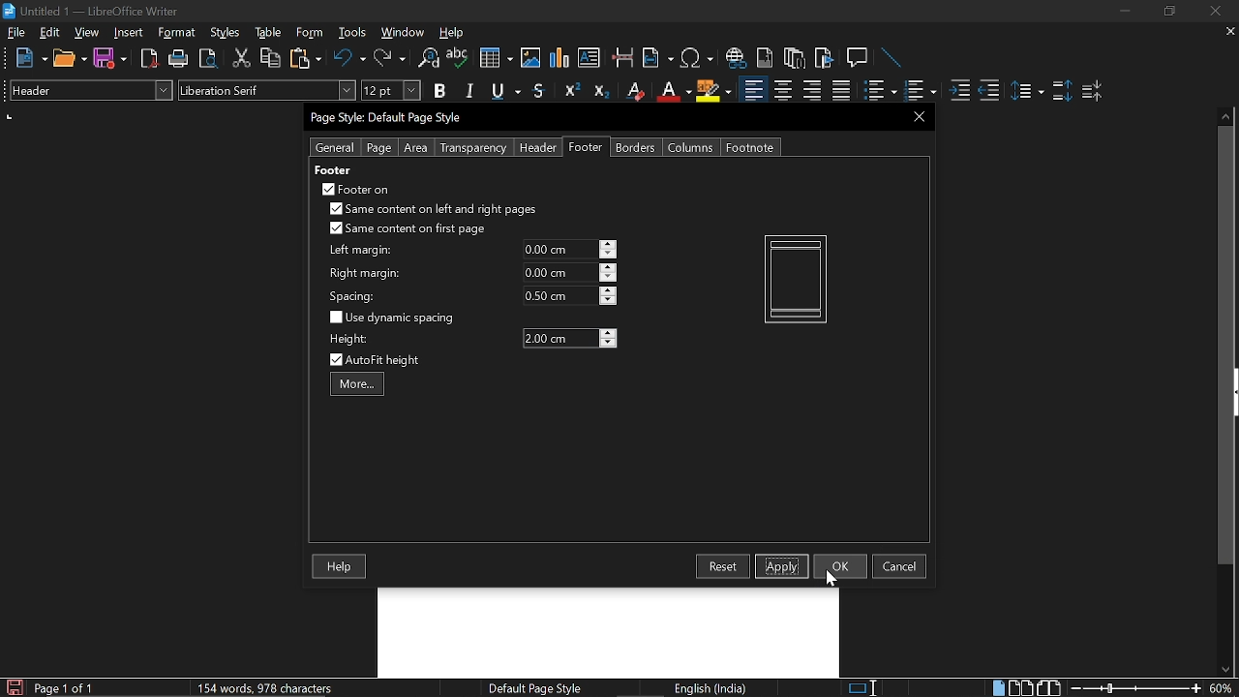  What do you see at coordinates (1214, 12) in the screenshot?
I see `Close` at bounding box center [1214, 12].